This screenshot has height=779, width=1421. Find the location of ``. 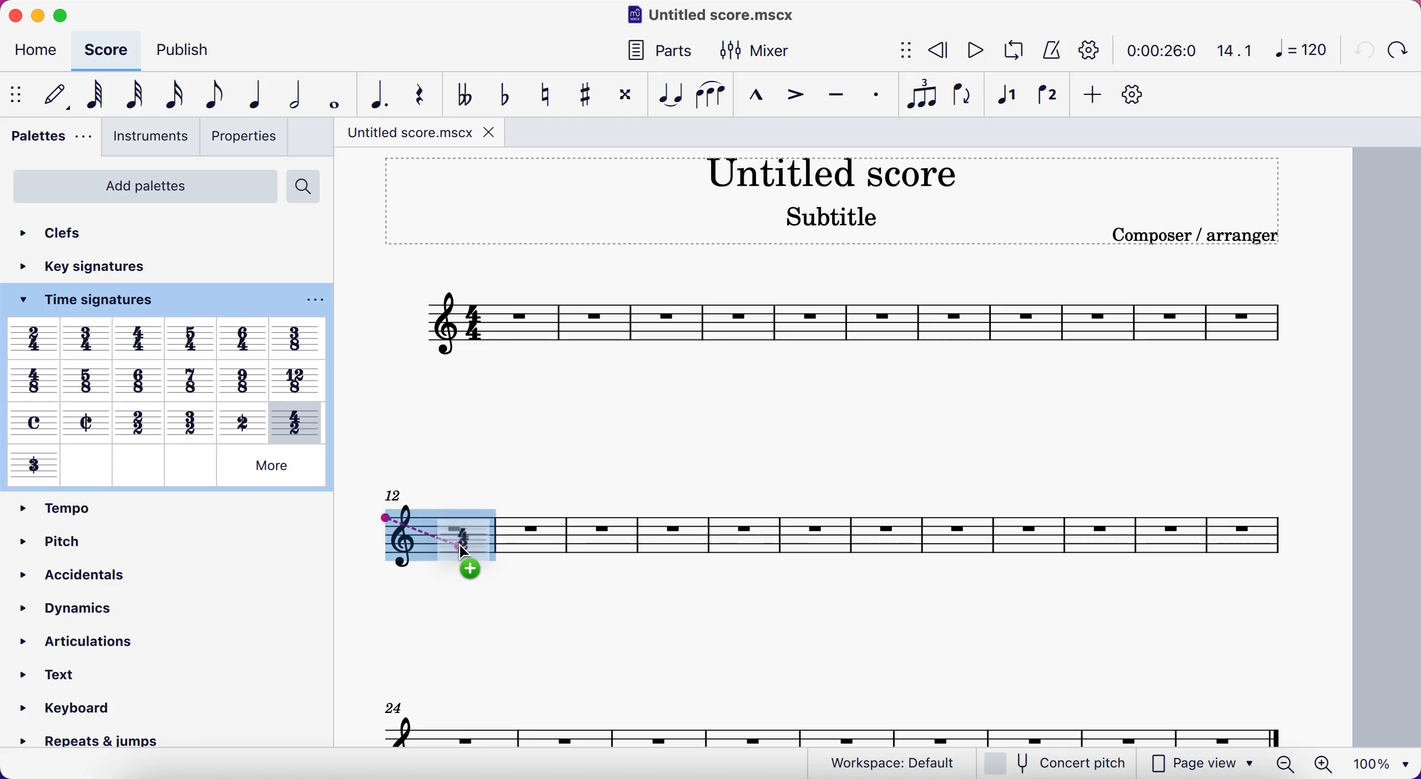

 is located at coordinates (138, 421).